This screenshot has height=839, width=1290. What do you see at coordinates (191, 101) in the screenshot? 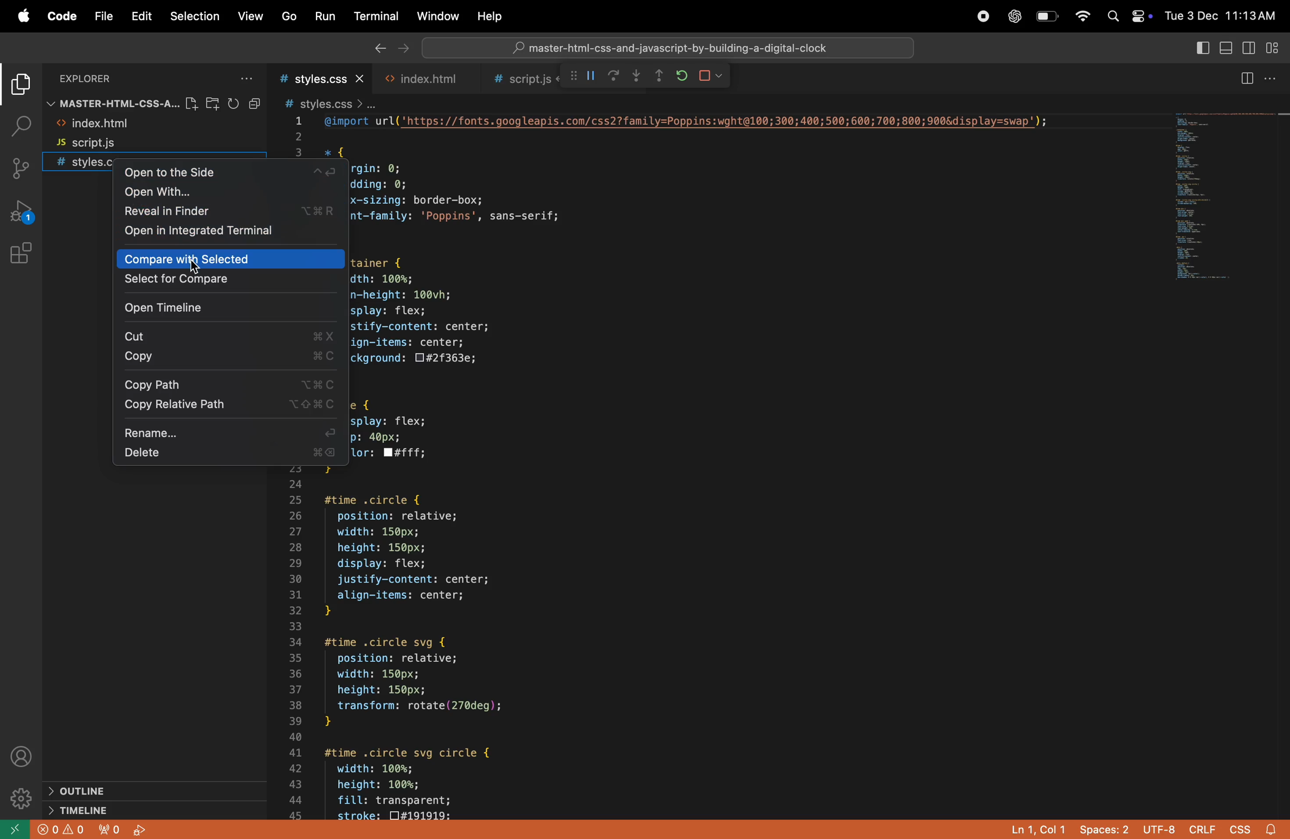
I see `new file` at bounding box center [191, 101].